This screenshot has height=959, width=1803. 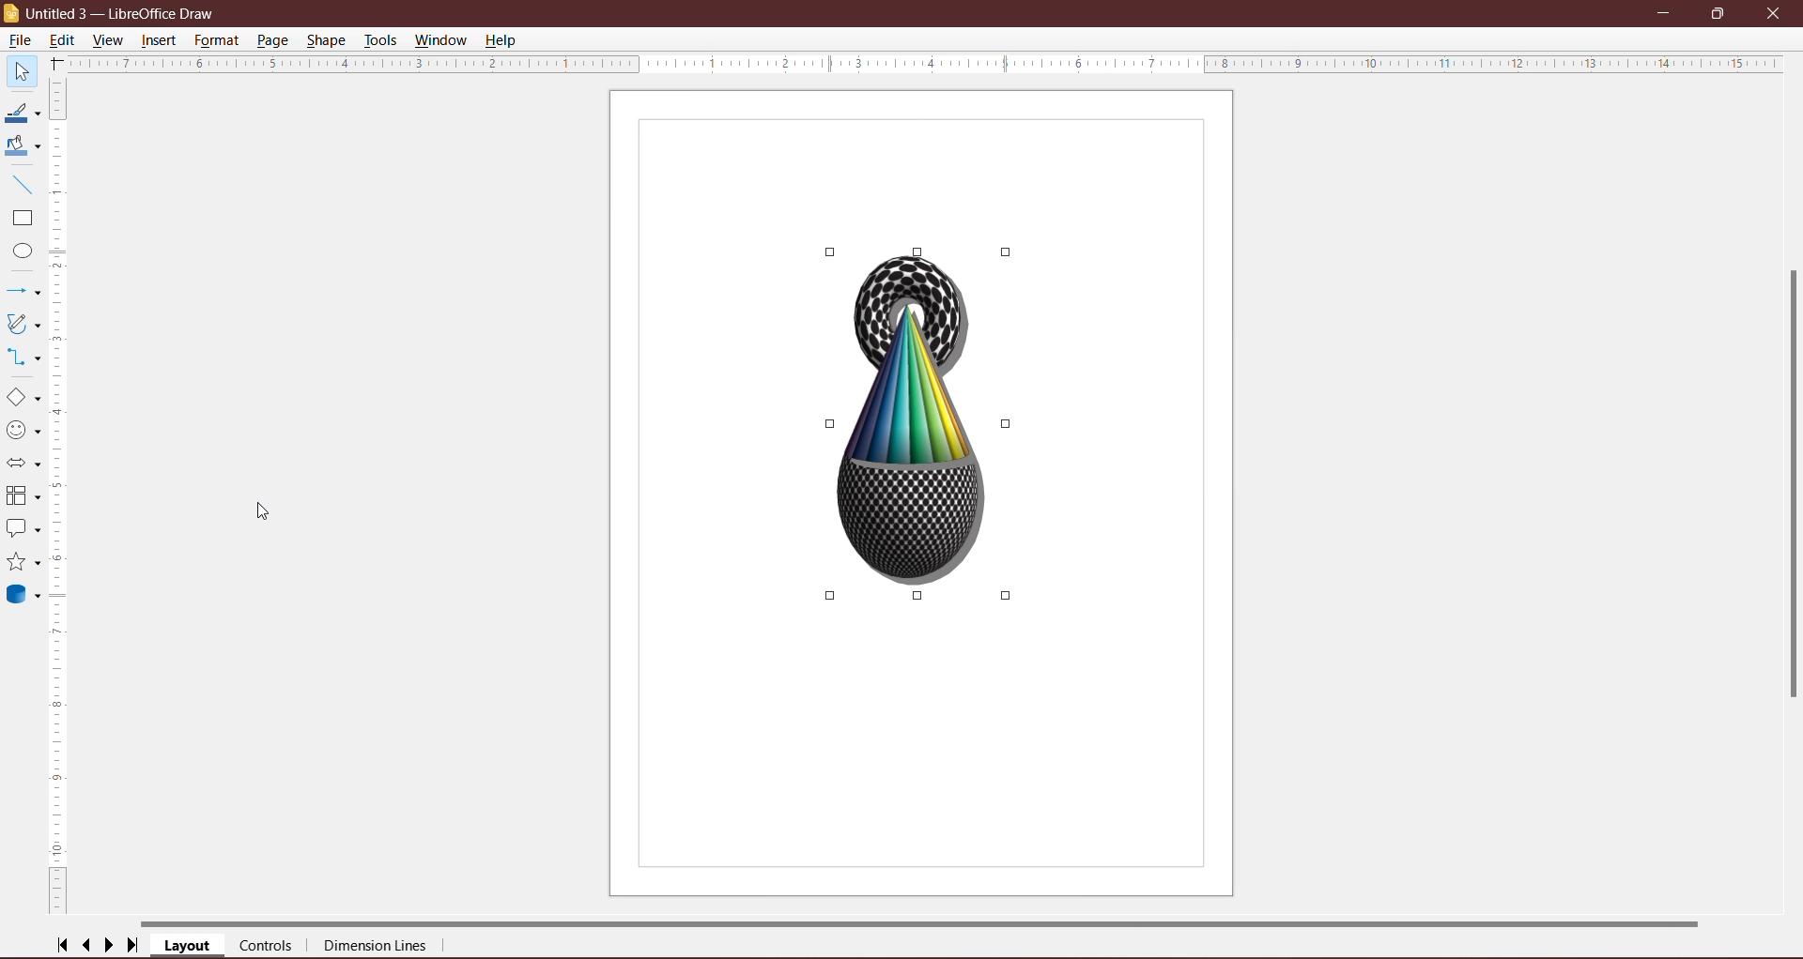 What do you see at coordinates (224, 60) in the screenshot?
I see `Cursor` at bounding box center [224, 60].